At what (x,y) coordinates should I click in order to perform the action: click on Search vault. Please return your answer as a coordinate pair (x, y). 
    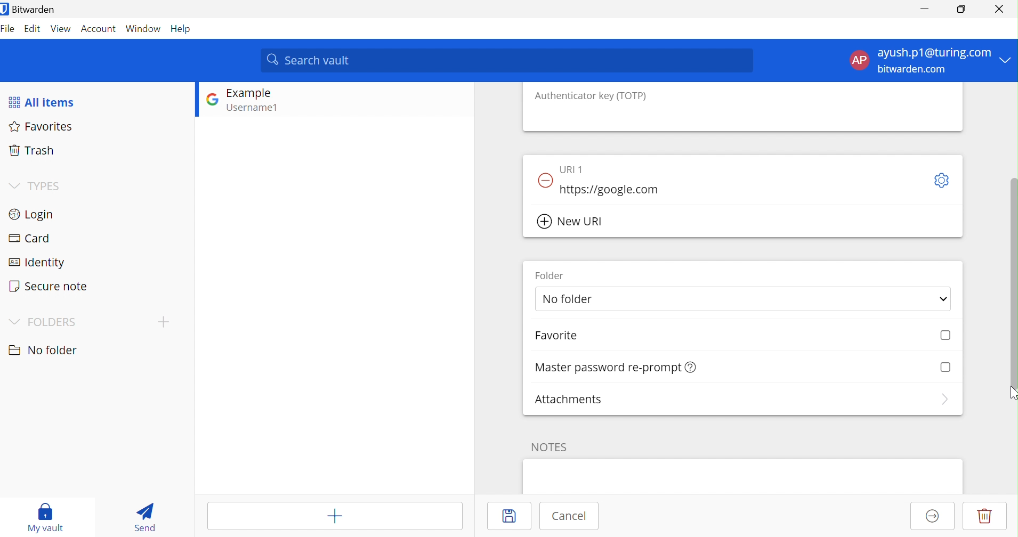
    Looking at the image, I should click on (508, 60).